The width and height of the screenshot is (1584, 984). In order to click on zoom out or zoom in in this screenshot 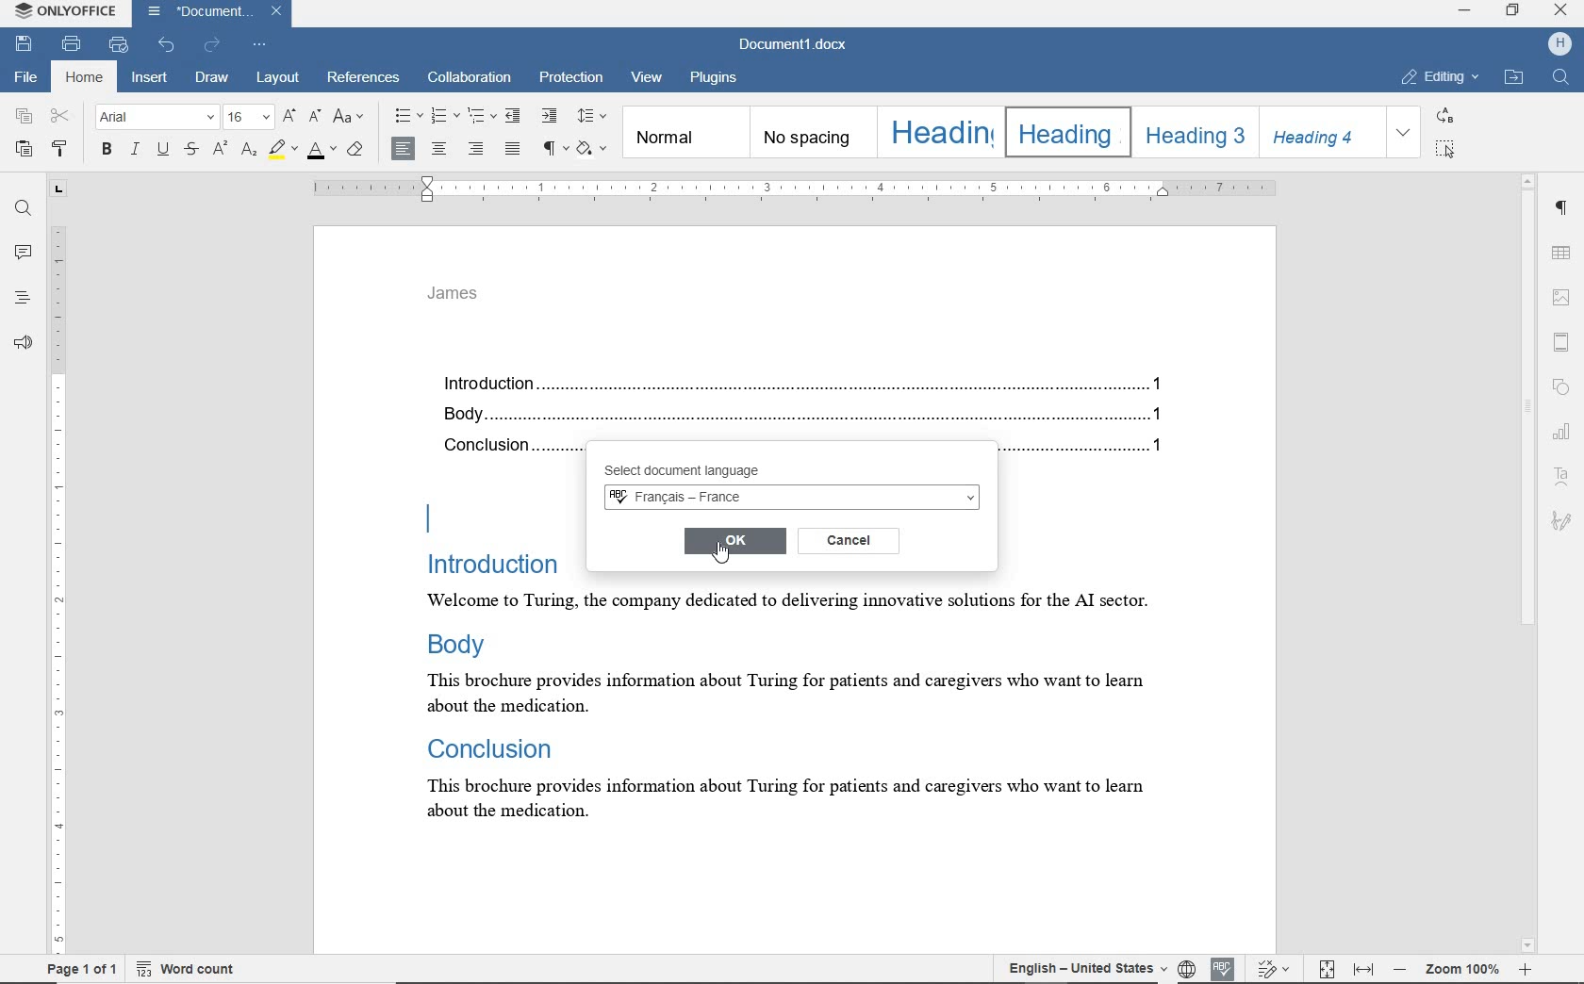, I will do `click(1466, 967)`.